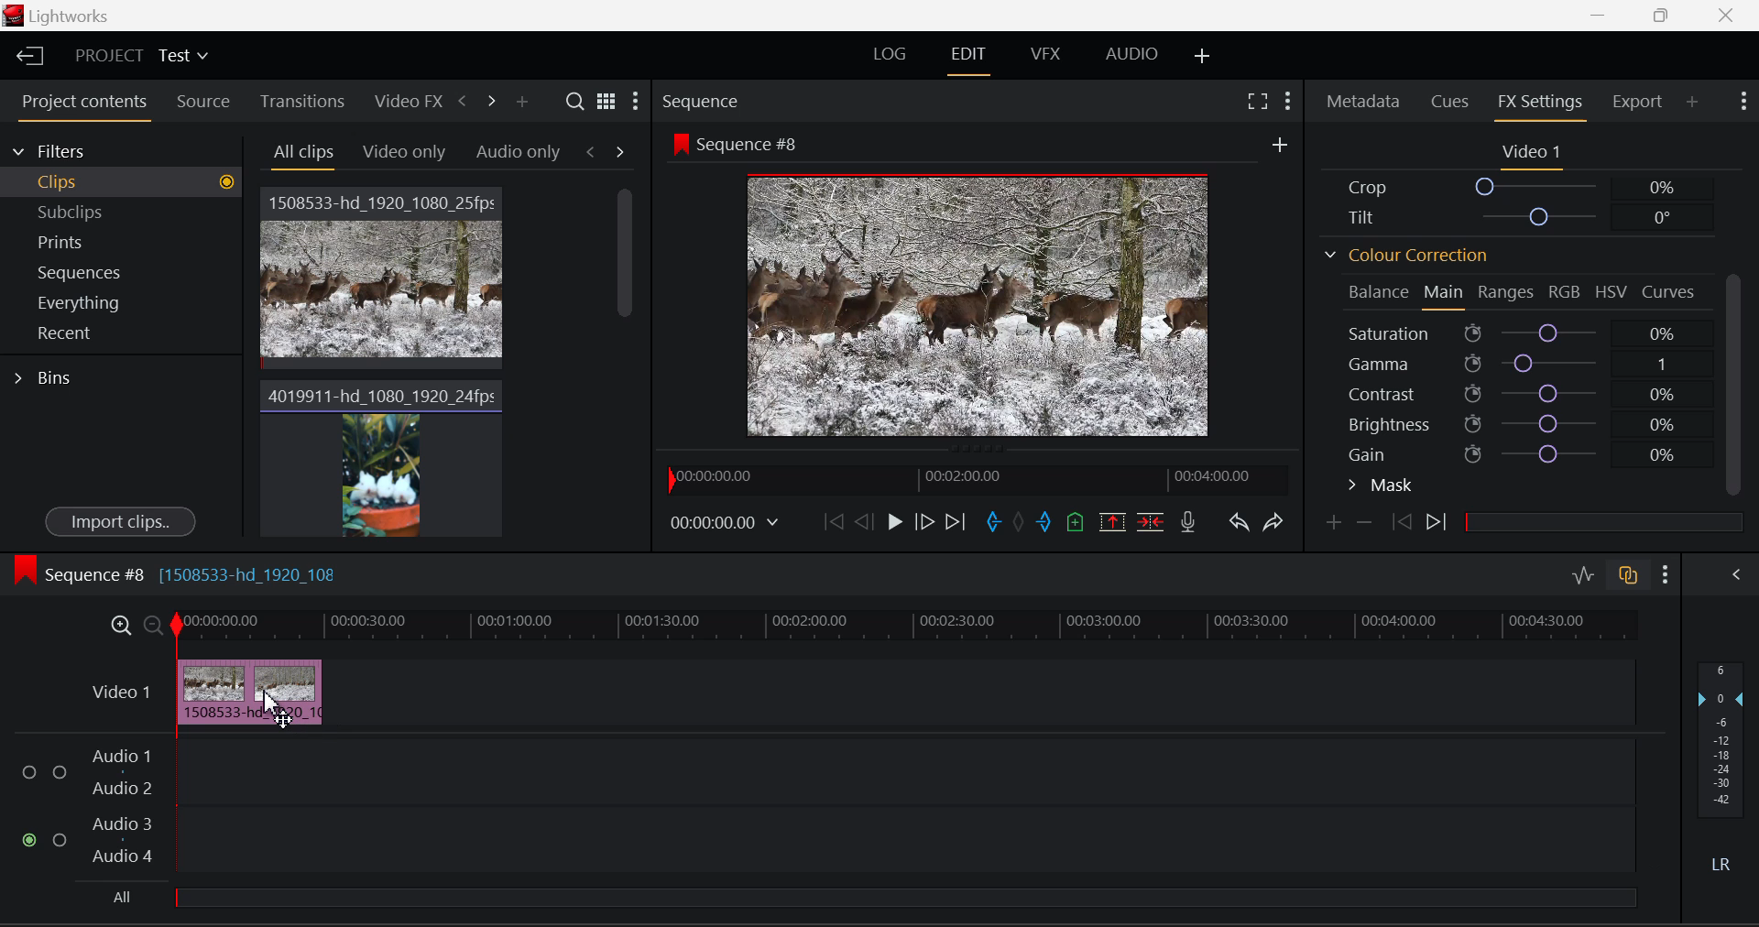  I want to click on Redo, so click(1273, 525).